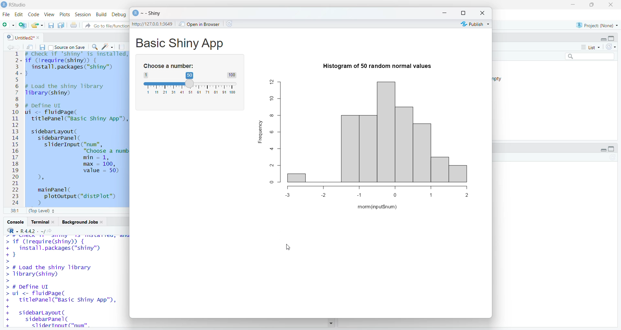 This screenshot has width=621, height=330. What do you see at coordinates (70, 90) in the screenshot?
I see `# Load the shiny library library (shiny)` at bounding box center [70, 90].